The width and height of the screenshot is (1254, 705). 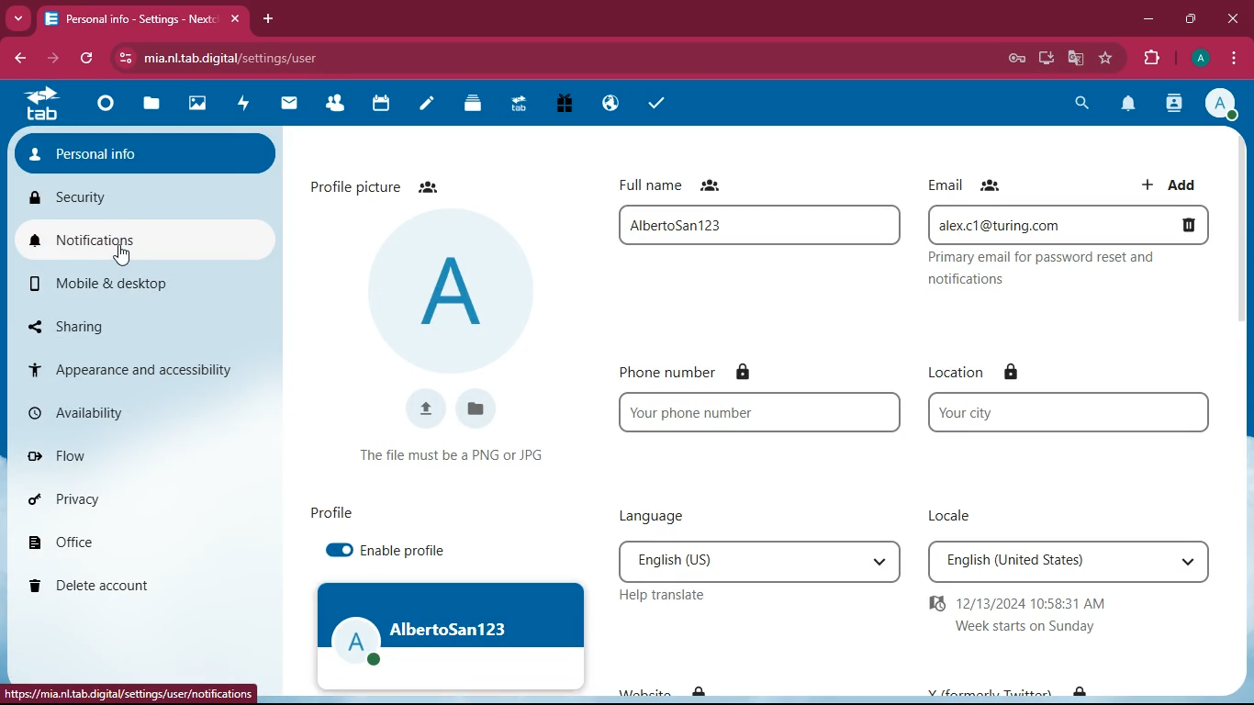 I want to click on tab, so click(x=40, y=106).